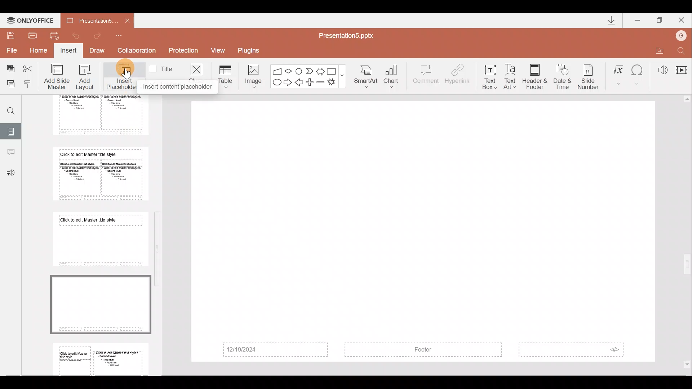 The image size is (692, 389). I want to click on Flow chart-decision, so click(289, 71).